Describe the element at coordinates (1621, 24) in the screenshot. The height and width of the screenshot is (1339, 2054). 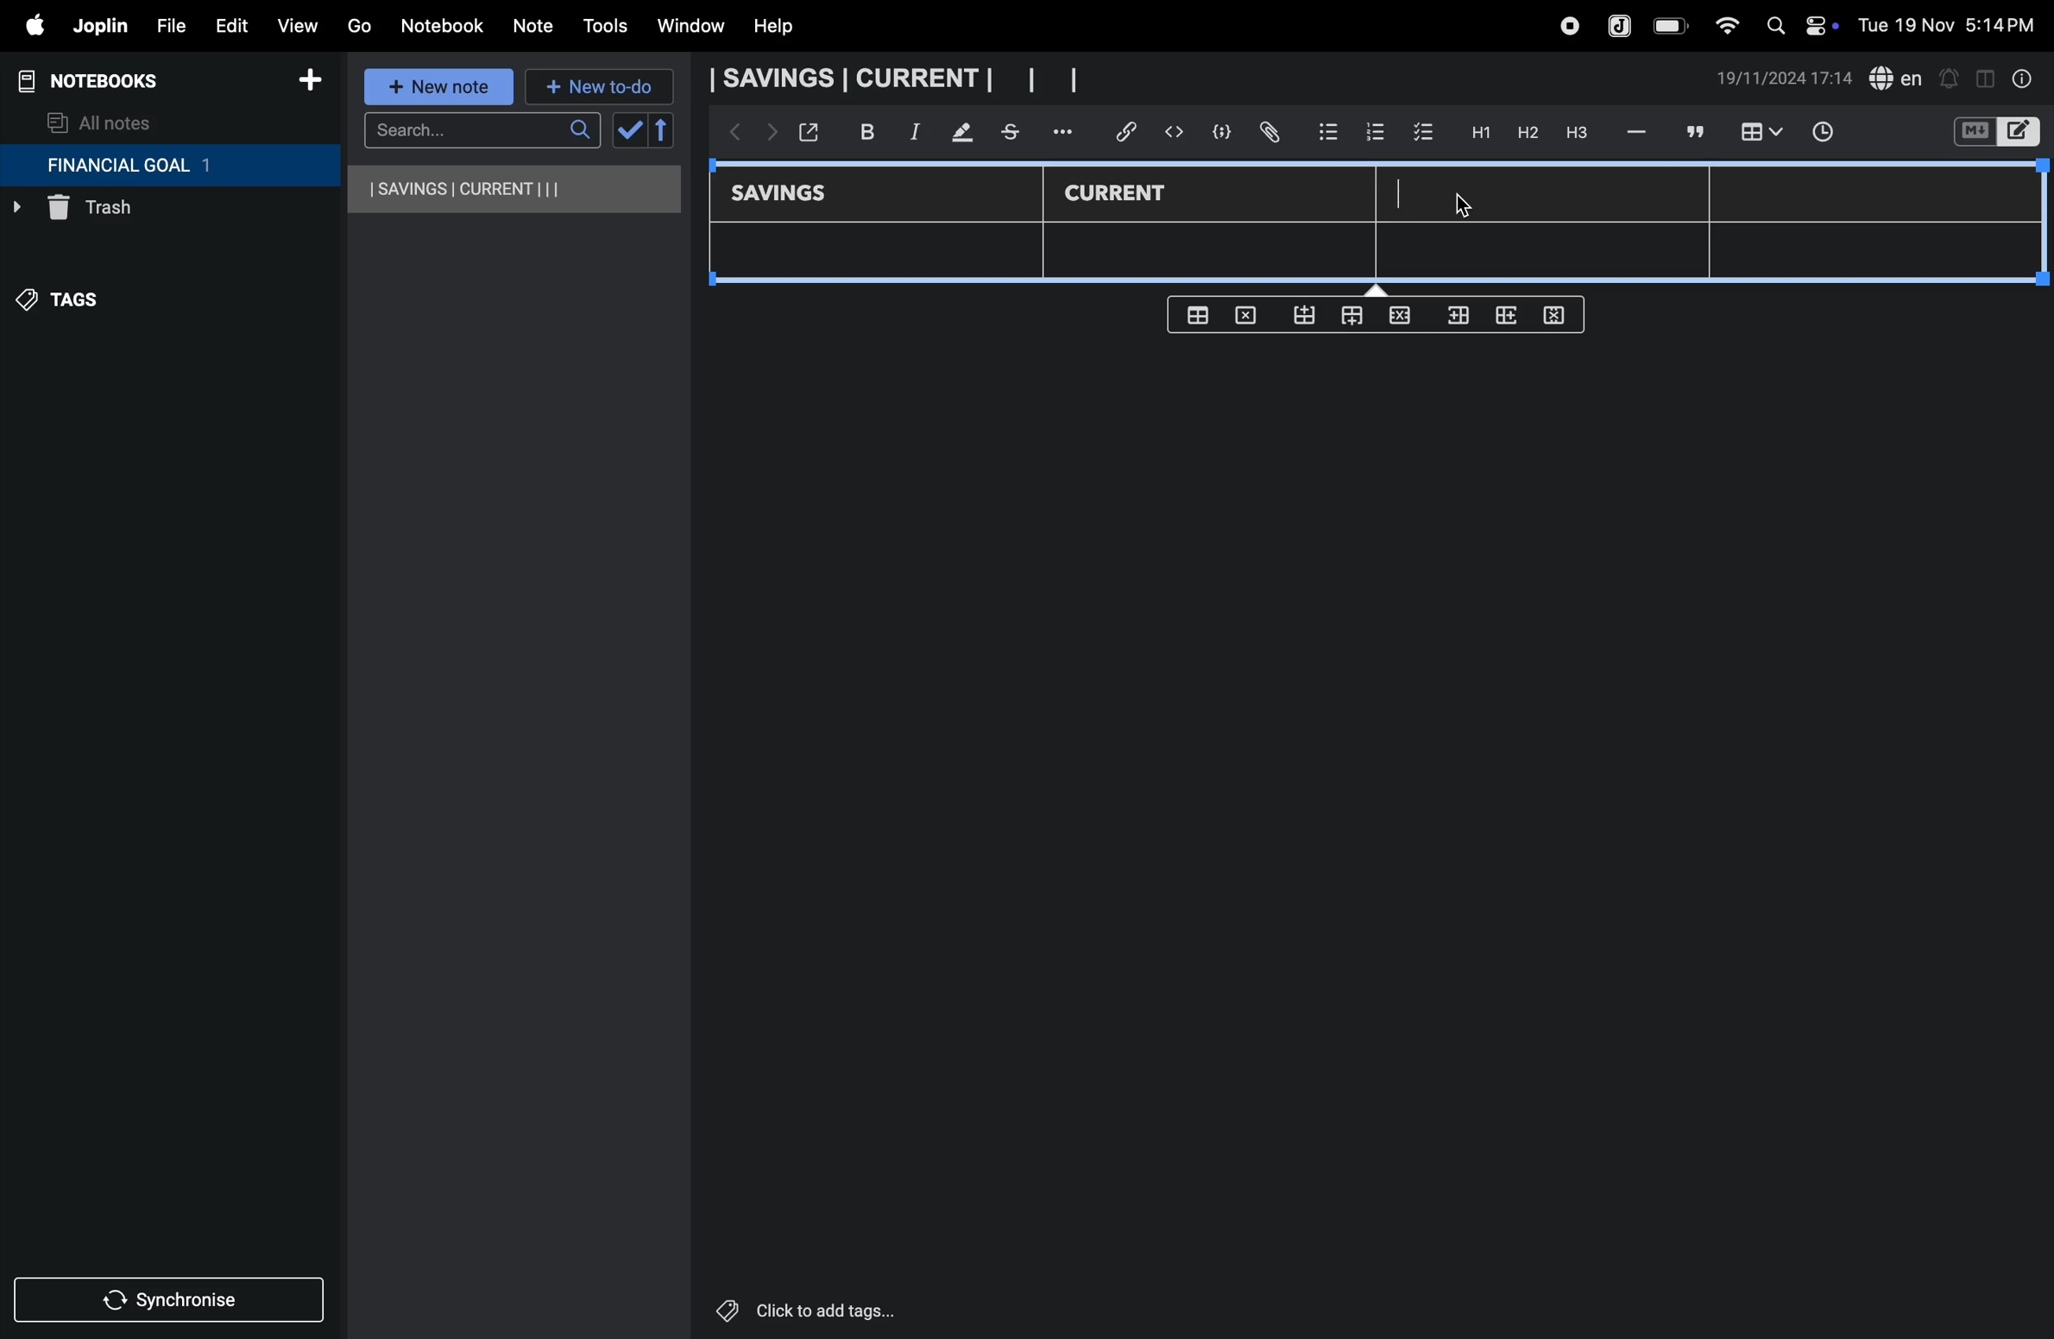
I see `joplin` at that location.